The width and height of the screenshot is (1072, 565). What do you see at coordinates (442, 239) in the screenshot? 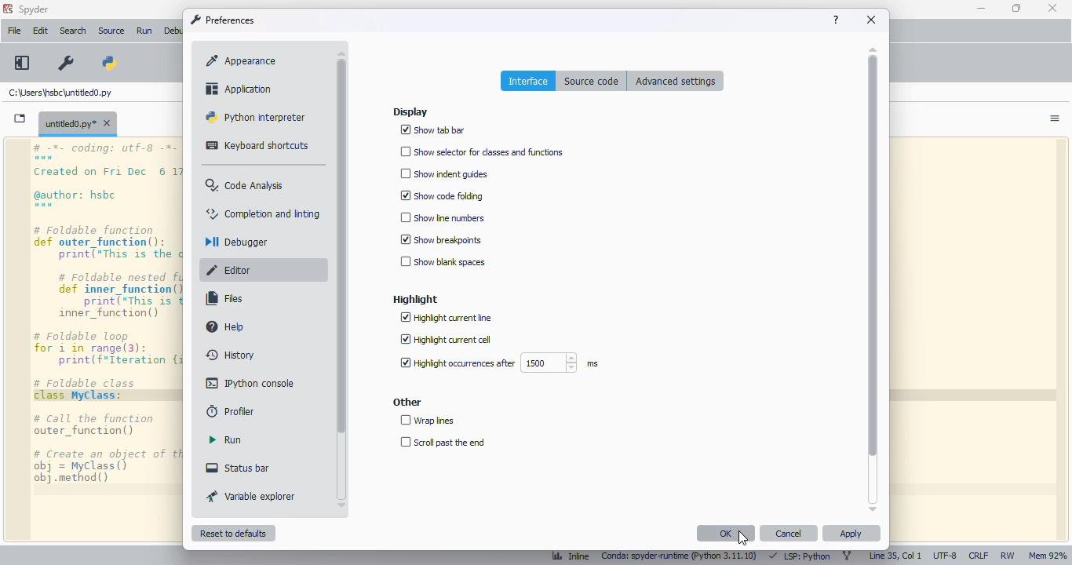
I see `show breakpoints` at bounding box center [442, 239].